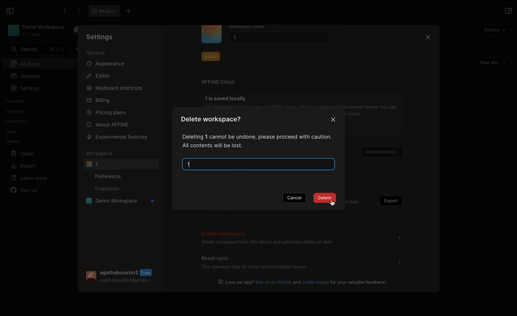  What do you see at coordinates (148, 273) in the screenshot?
I see `Free` at bounding box center [148, 273].